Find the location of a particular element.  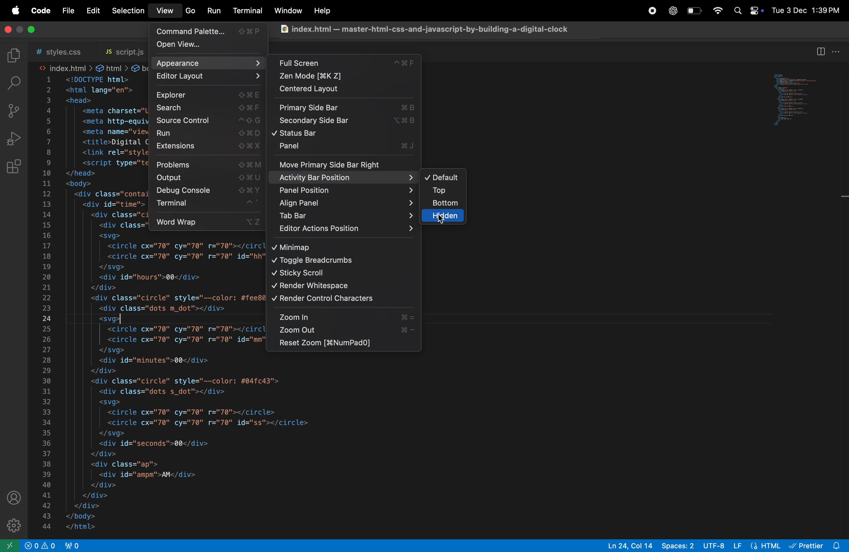

selection is located at coordinates (126, 10).